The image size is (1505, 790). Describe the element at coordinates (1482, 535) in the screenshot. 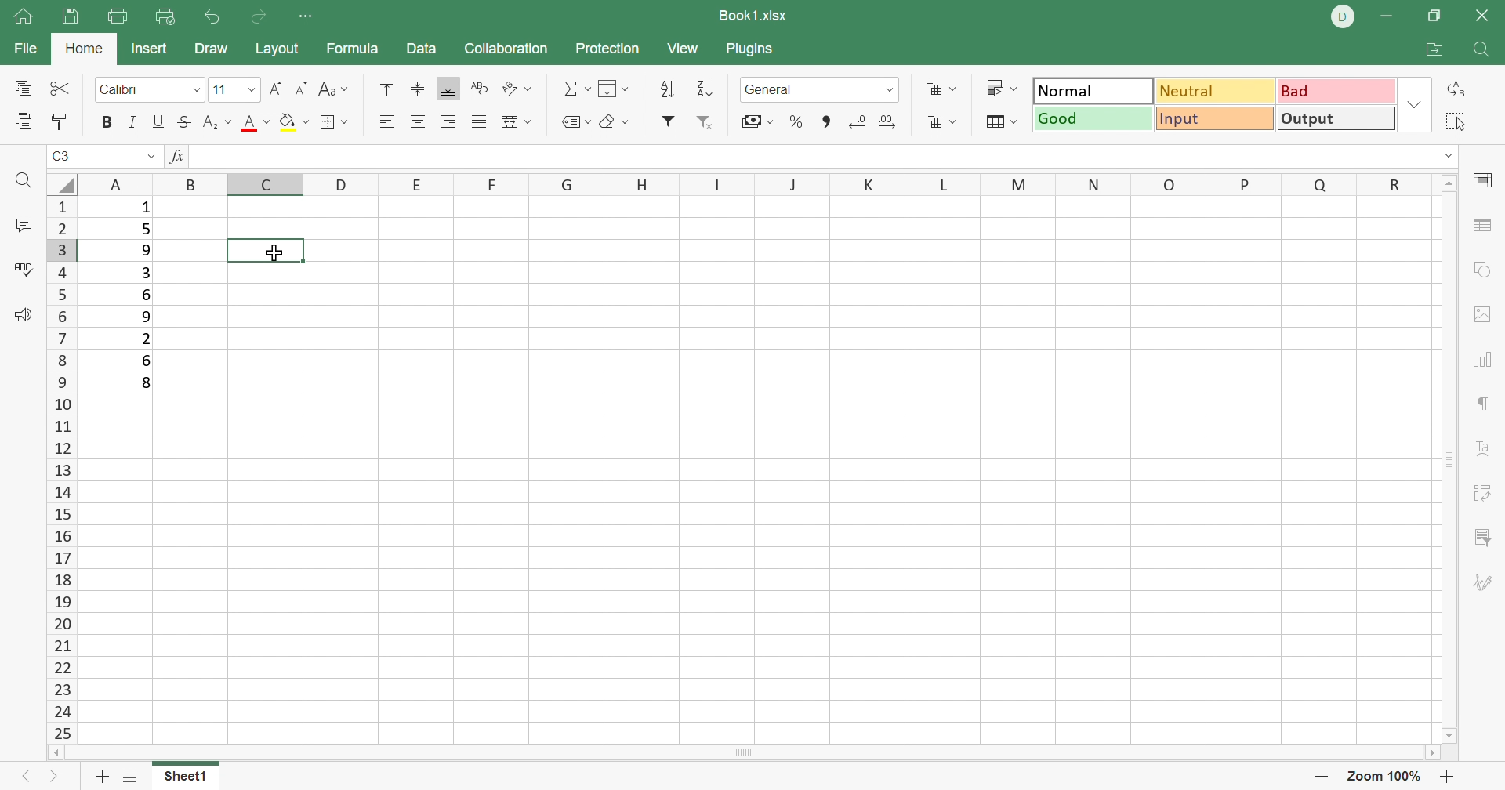

I see `Slicer settings` at that location.